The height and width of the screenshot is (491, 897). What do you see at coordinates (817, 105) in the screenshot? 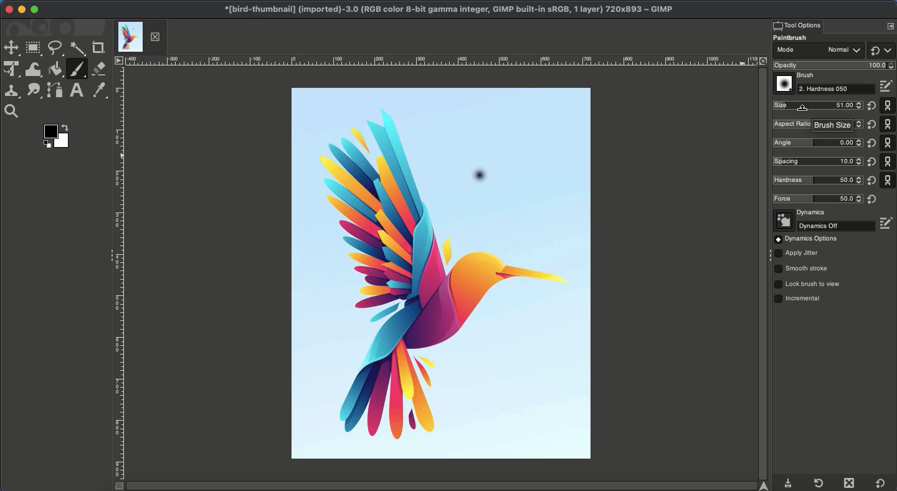
I see `Size` at bounding box center [817, 105].